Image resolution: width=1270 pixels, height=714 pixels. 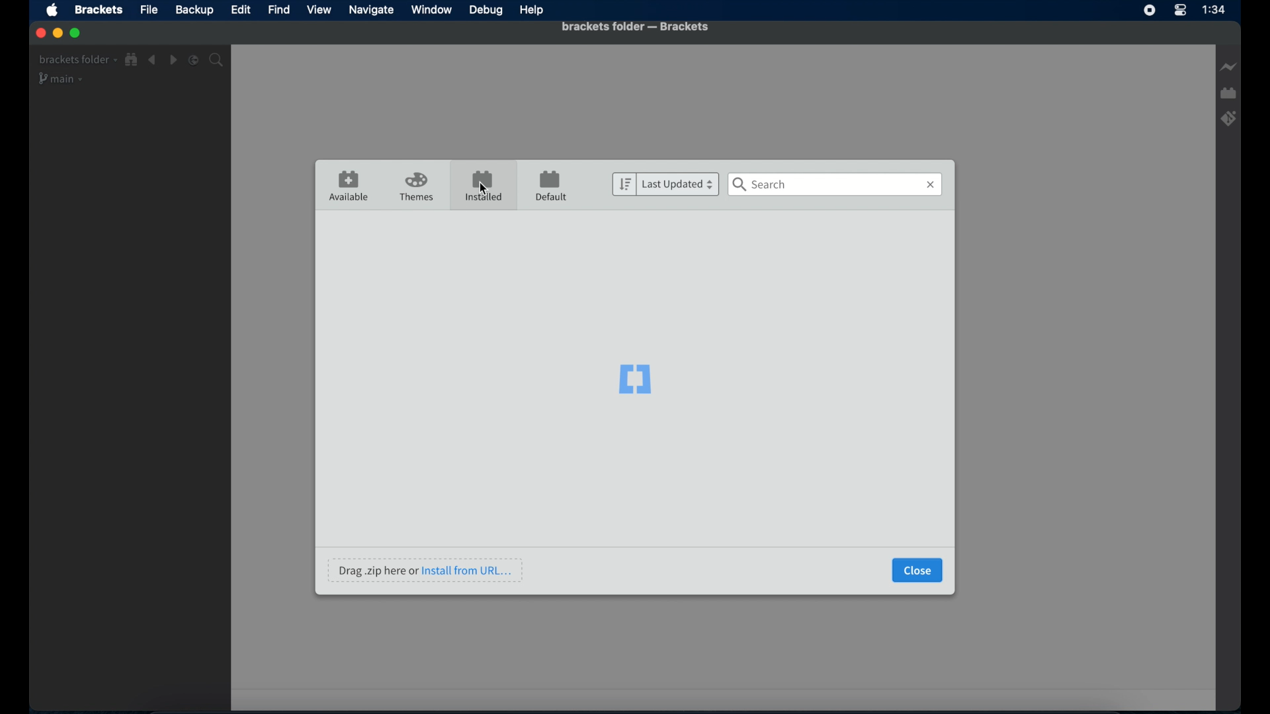 I want to click on Brackets, so click(x=99, y=9).